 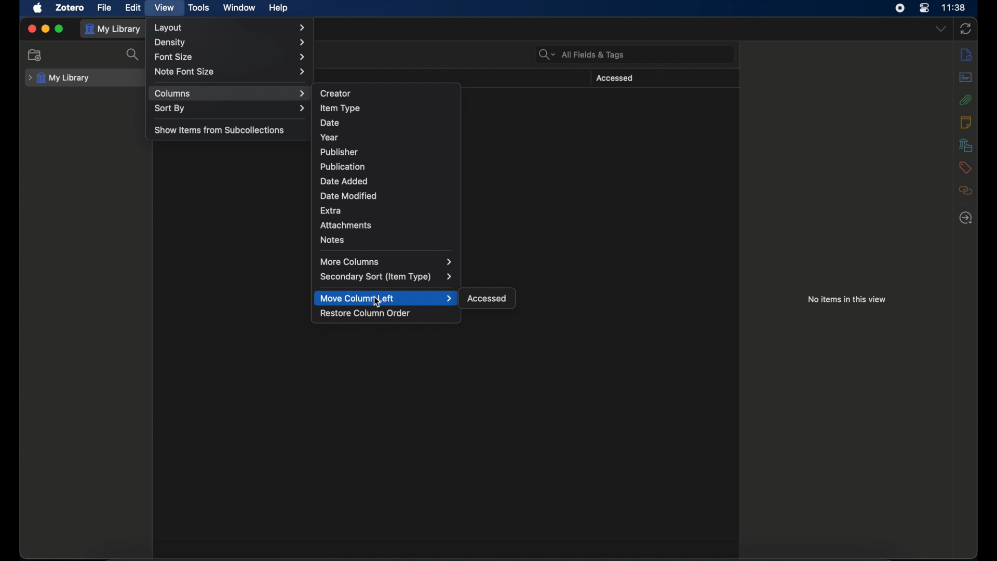 I want to click on related, so click(x=965, y=191).